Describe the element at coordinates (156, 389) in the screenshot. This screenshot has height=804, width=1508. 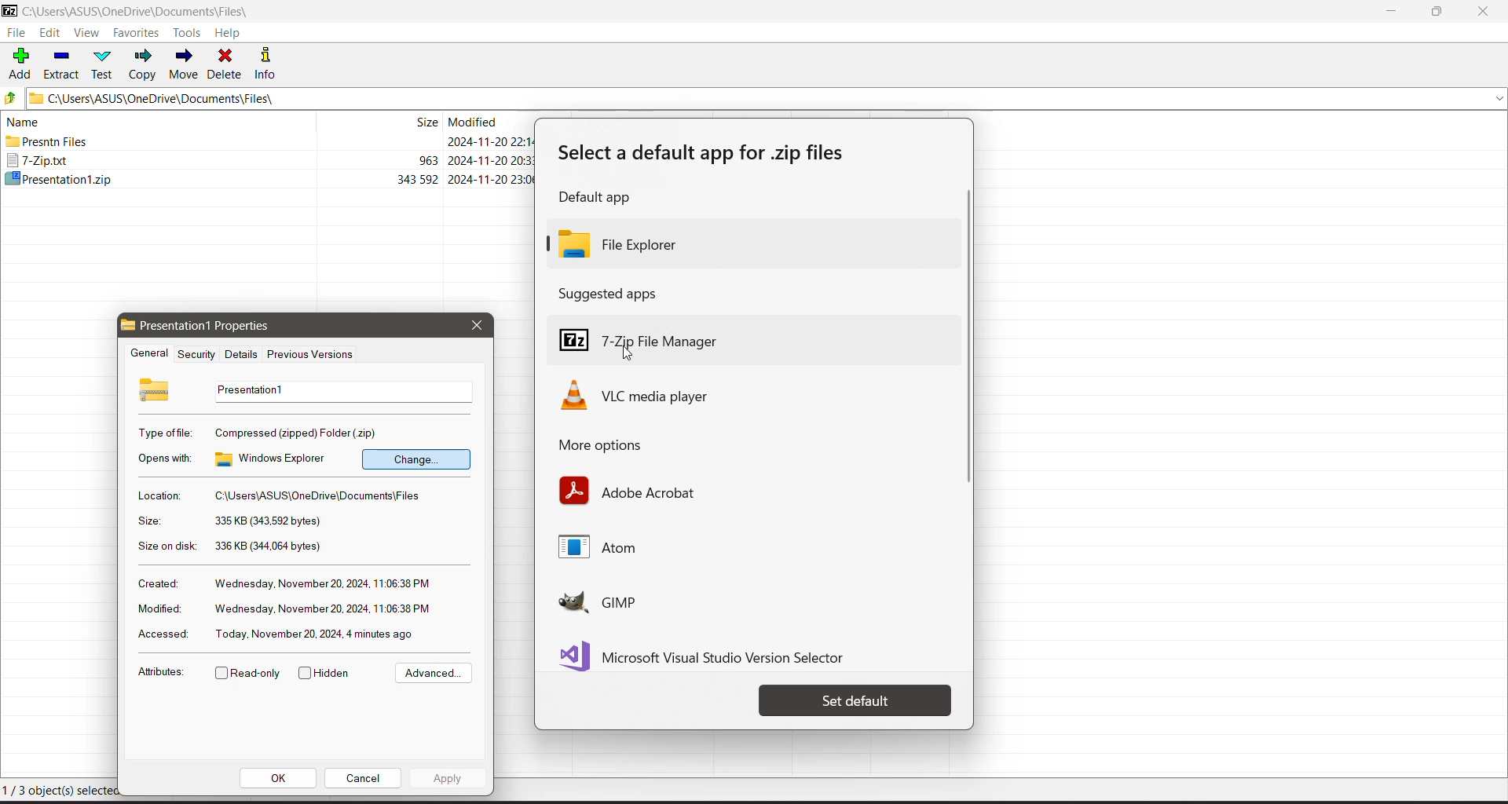
I see `Selected File Icon` at that location.